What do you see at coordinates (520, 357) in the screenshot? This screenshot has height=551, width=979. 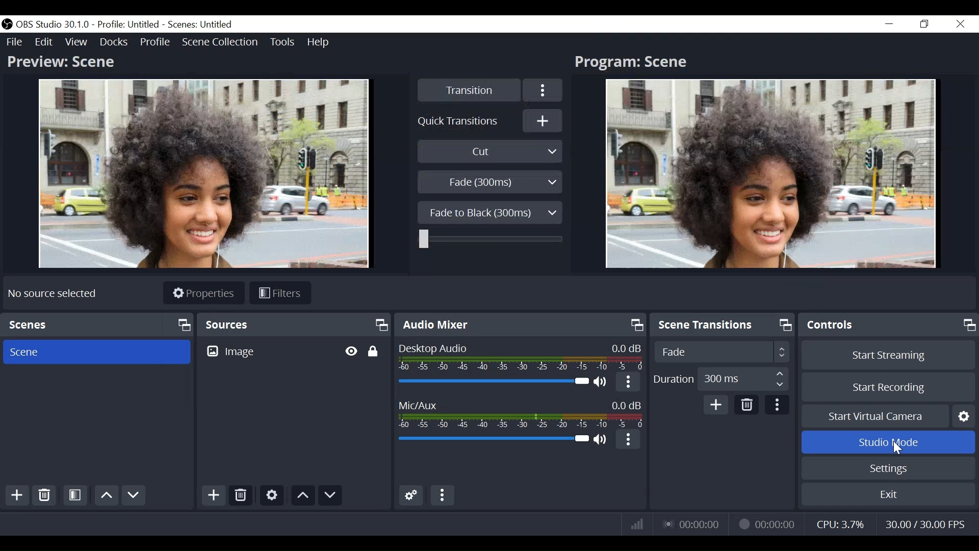 I see `Desktop Audio` at bounding box center [520, 357].